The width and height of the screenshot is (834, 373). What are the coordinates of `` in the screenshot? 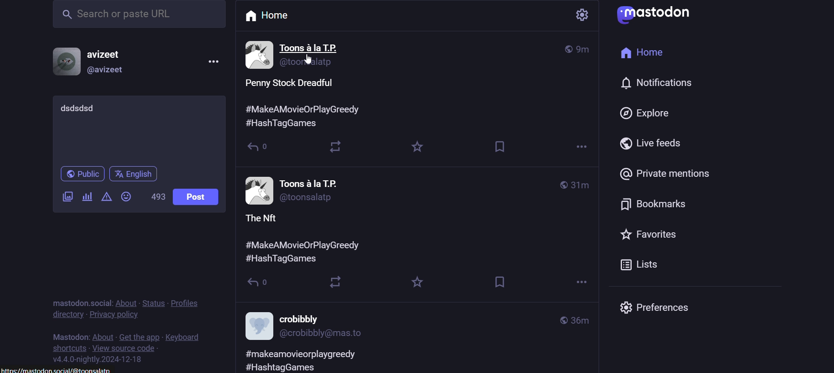 It's located at (282, 123).